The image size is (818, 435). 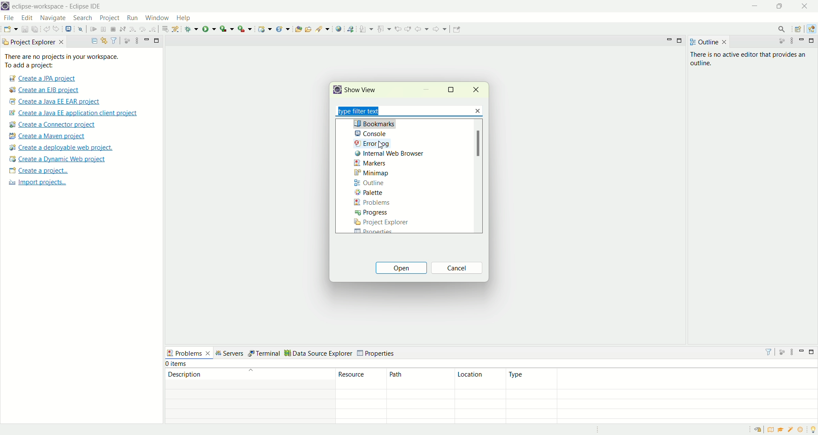 I want to click on java EE, so click(x=811, y=27).